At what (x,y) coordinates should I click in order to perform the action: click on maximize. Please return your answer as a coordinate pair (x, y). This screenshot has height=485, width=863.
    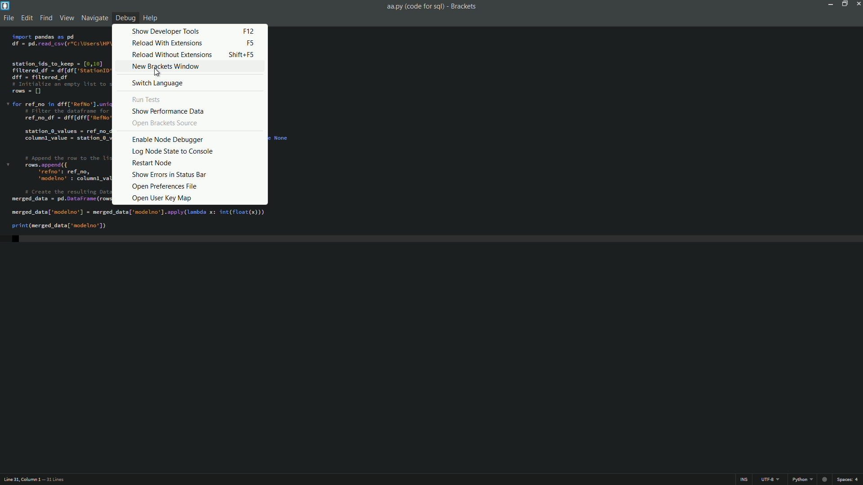
    Looking at the image, I should click on (845, 4).